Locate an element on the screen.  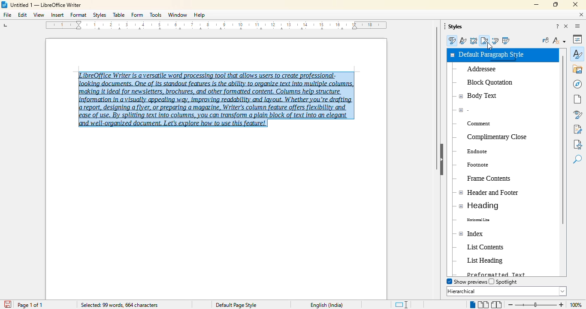
cursor is located at coordinates (490, 47).